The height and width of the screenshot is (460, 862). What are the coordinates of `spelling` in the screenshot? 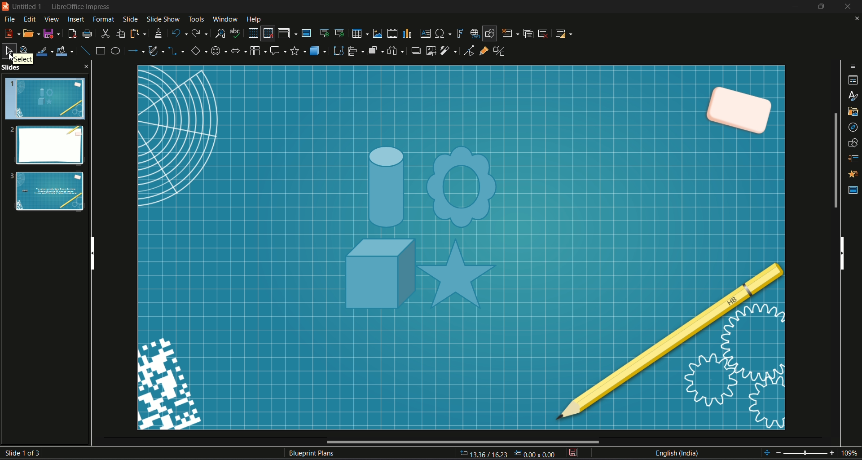 It's located at (236, 33).